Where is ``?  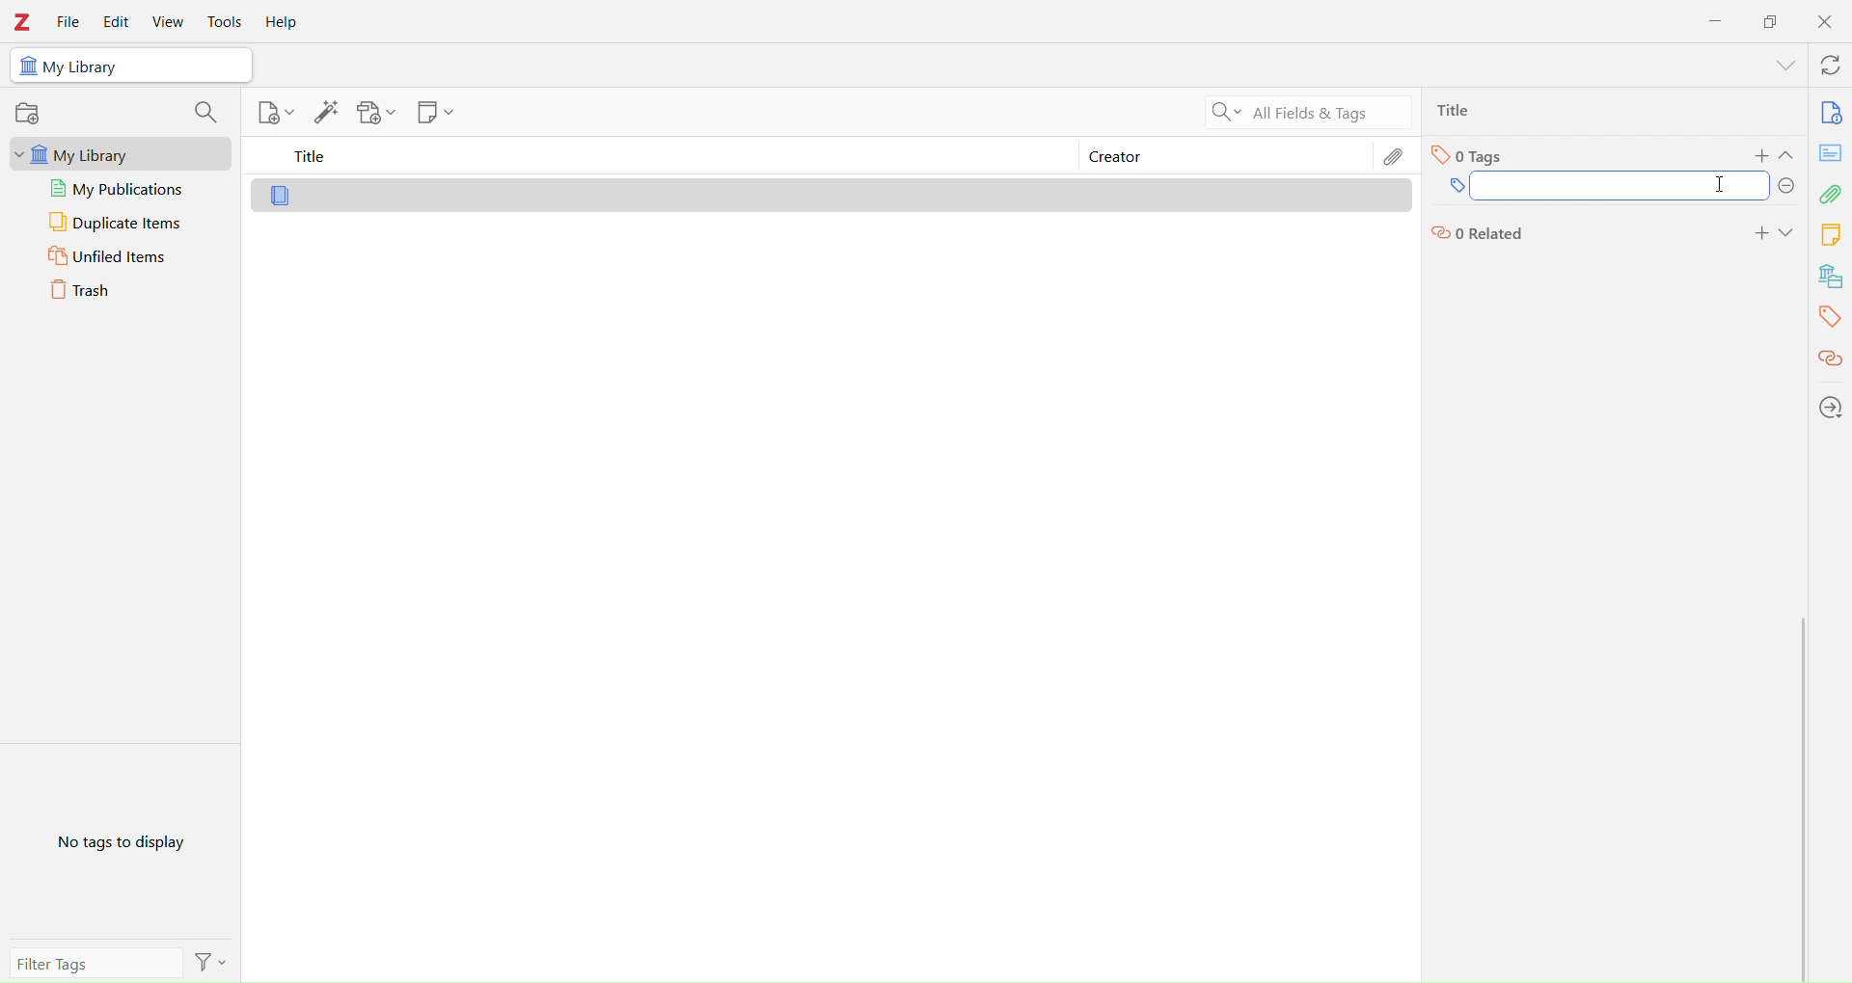
 is located at coordinates (226, 22).